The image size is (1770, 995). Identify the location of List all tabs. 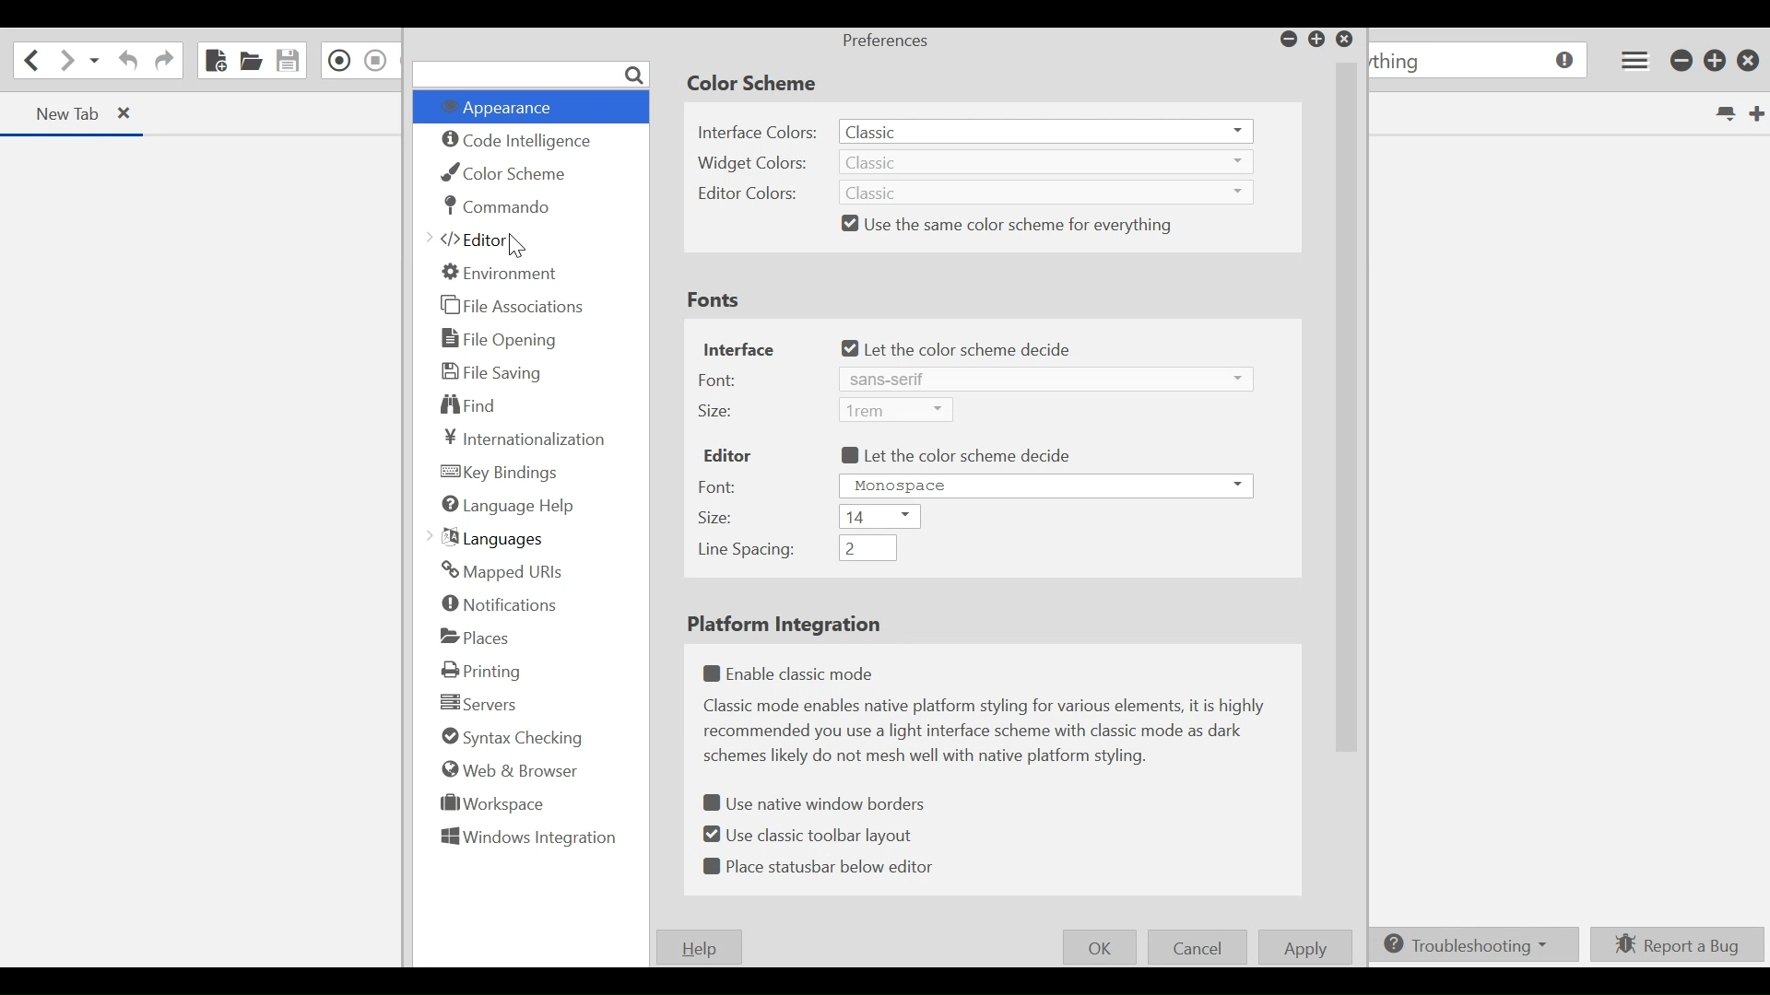
(1724, 111).